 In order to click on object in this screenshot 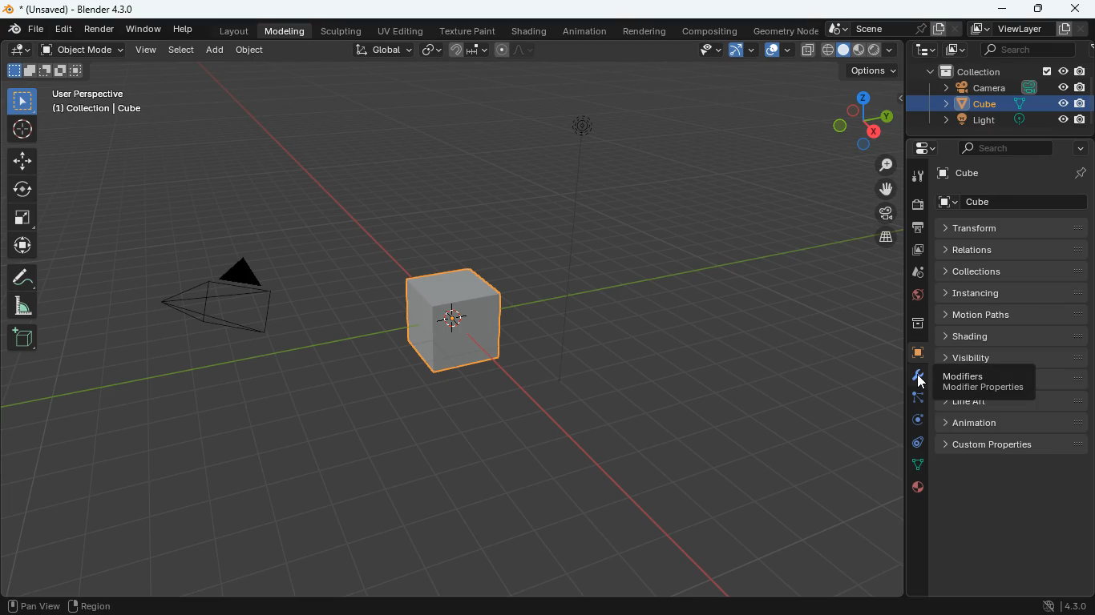, I will do `click(252, 52)`.